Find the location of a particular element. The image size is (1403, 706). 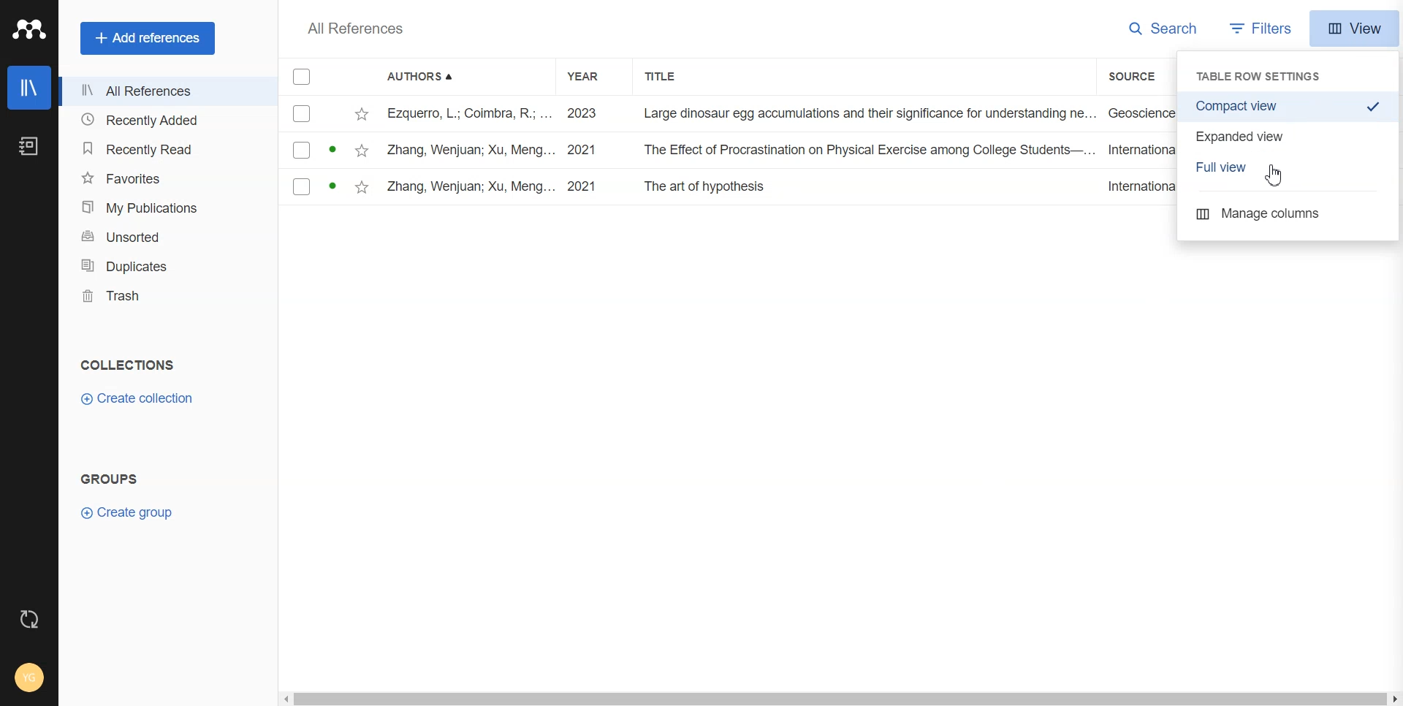

File is located at coordinates (729, 149).